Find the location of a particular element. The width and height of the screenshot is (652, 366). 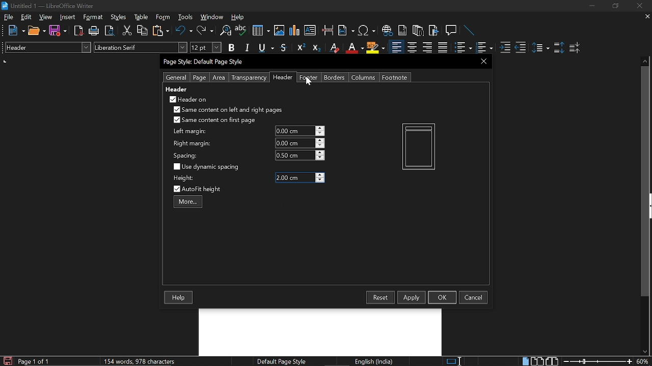

Cut is located at coordinates (127, 30).